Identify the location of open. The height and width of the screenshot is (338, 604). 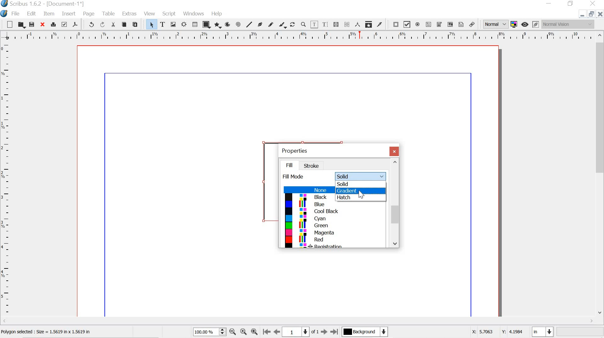
(21, 25).